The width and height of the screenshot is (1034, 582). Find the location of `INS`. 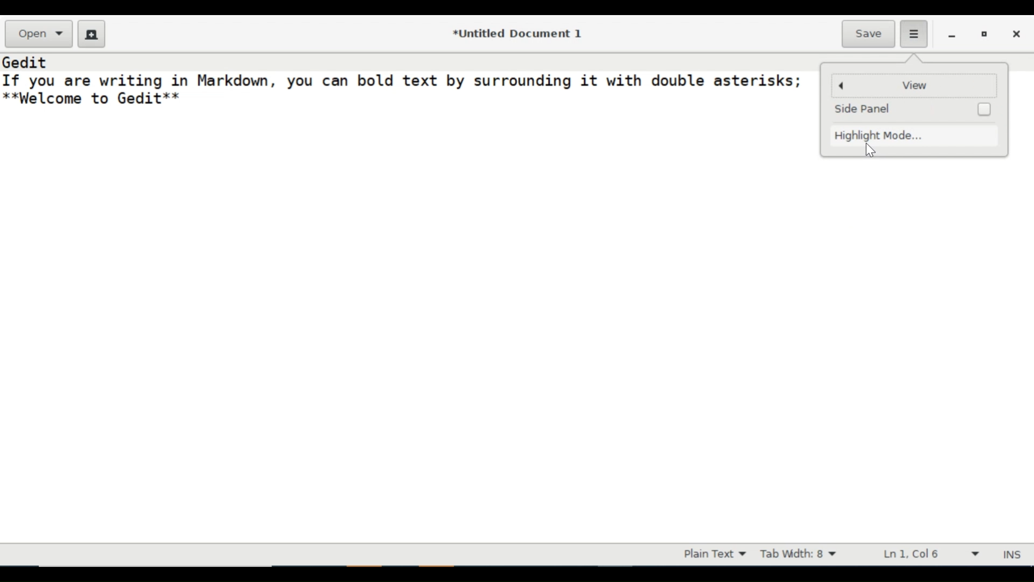

INS is located at coordinates (1014, 554).